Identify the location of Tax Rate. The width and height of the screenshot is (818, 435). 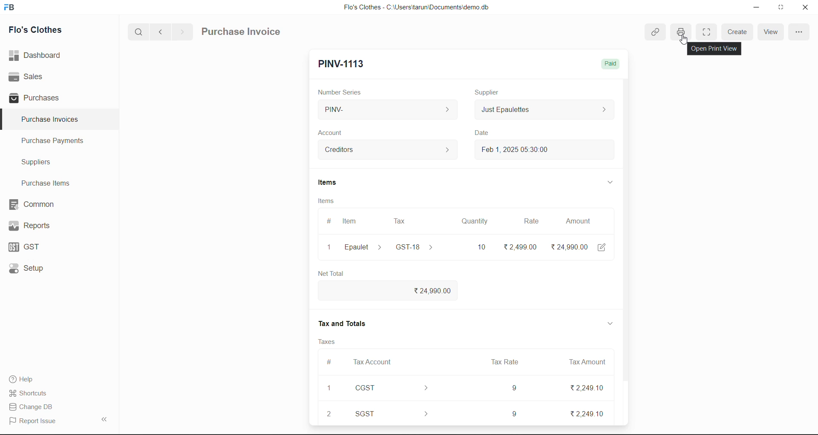
(503, 363).